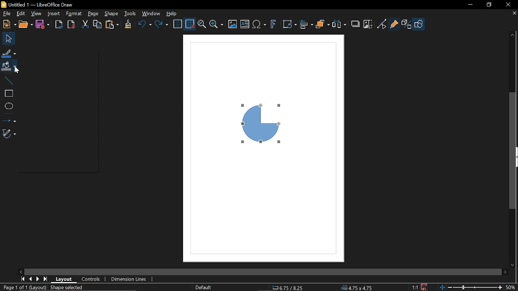 This screenshot has height=291, width=518. What do you see at coordinates (394, 23) in the screenshot?
I see `Glue` at bounding box center [394, 23].